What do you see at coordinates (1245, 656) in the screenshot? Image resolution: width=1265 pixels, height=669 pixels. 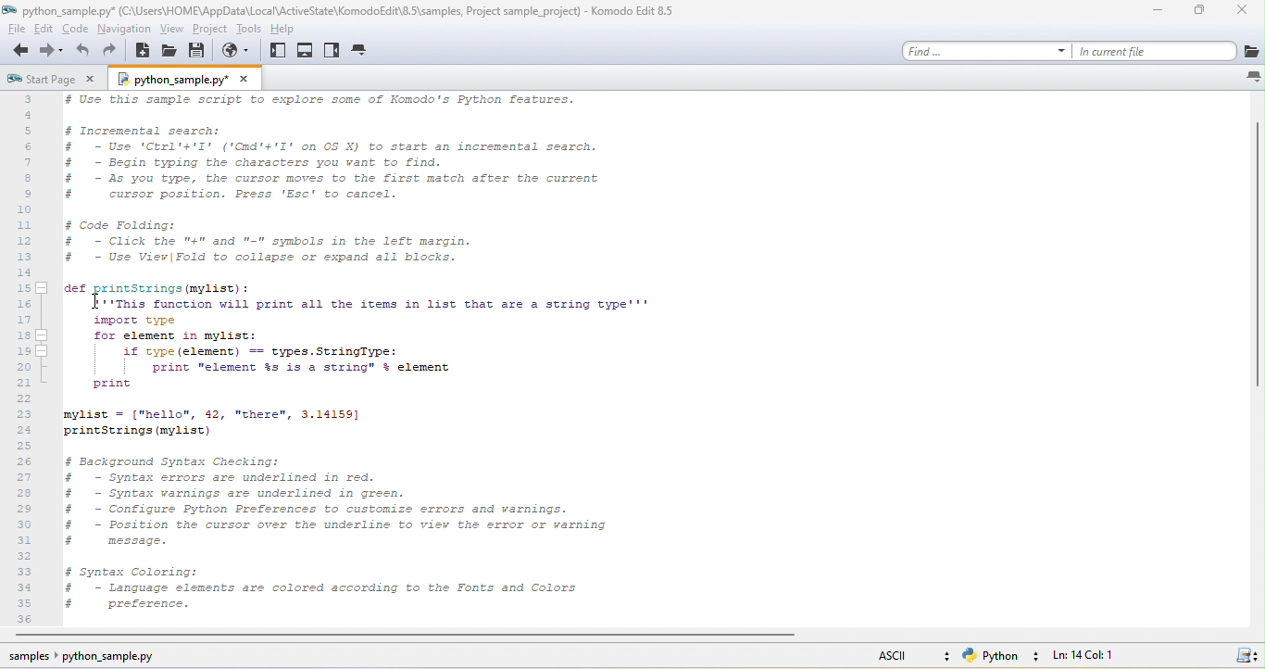 I see `save` at bounding box center [1245, 656].